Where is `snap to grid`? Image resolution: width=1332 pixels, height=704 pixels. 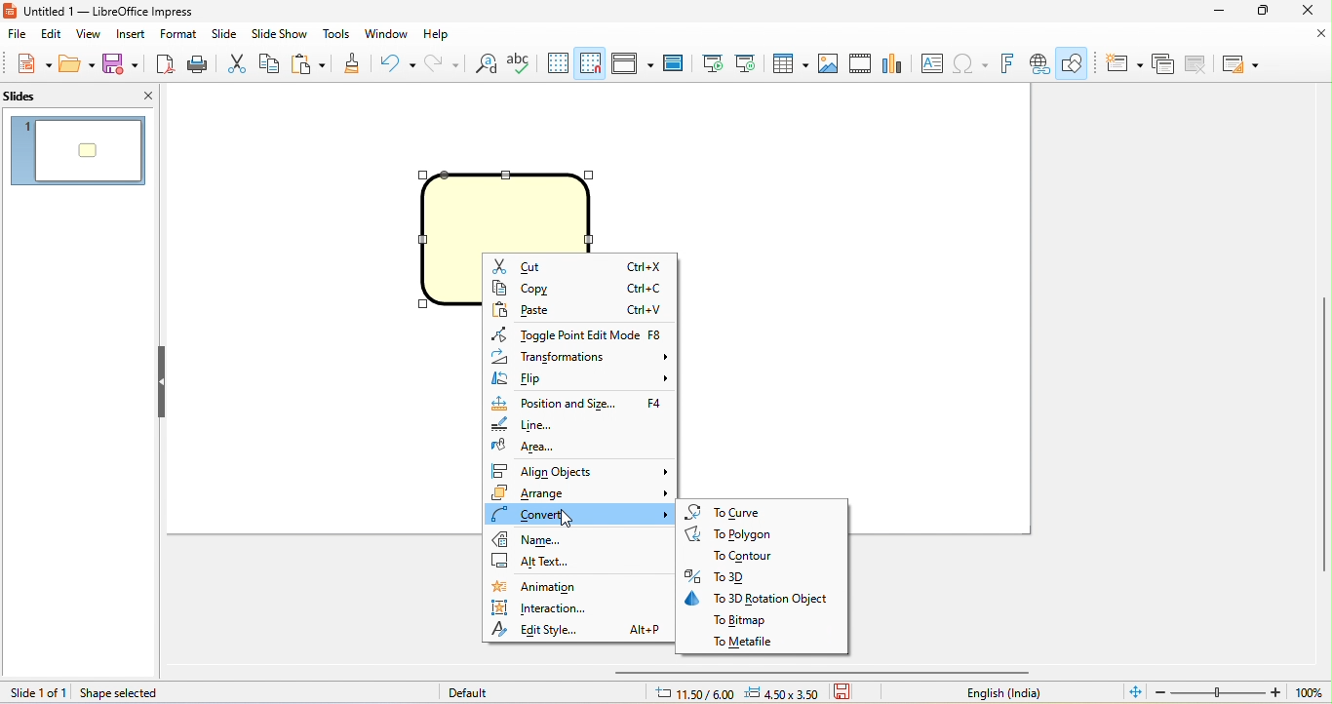 snap to grid is located at coordinates (592, 63).